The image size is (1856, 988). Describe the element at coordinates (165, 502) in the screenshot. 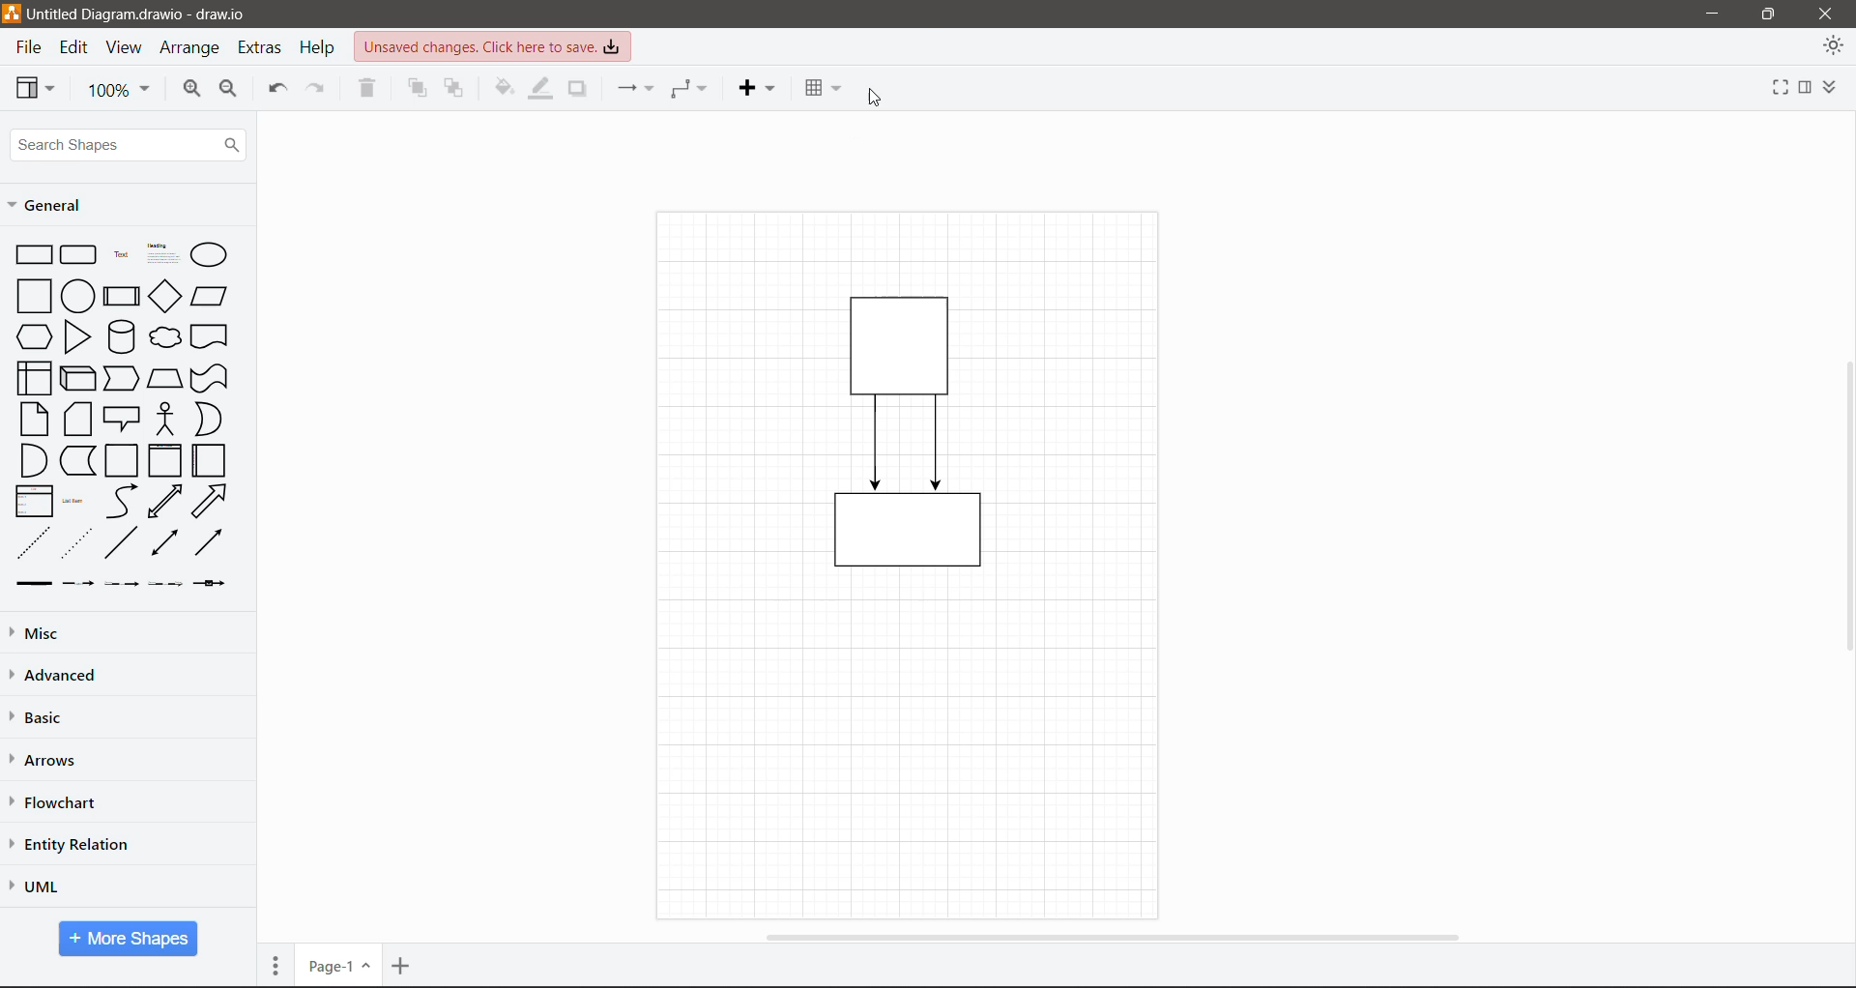

I see `bidirectional arrow` at that location.